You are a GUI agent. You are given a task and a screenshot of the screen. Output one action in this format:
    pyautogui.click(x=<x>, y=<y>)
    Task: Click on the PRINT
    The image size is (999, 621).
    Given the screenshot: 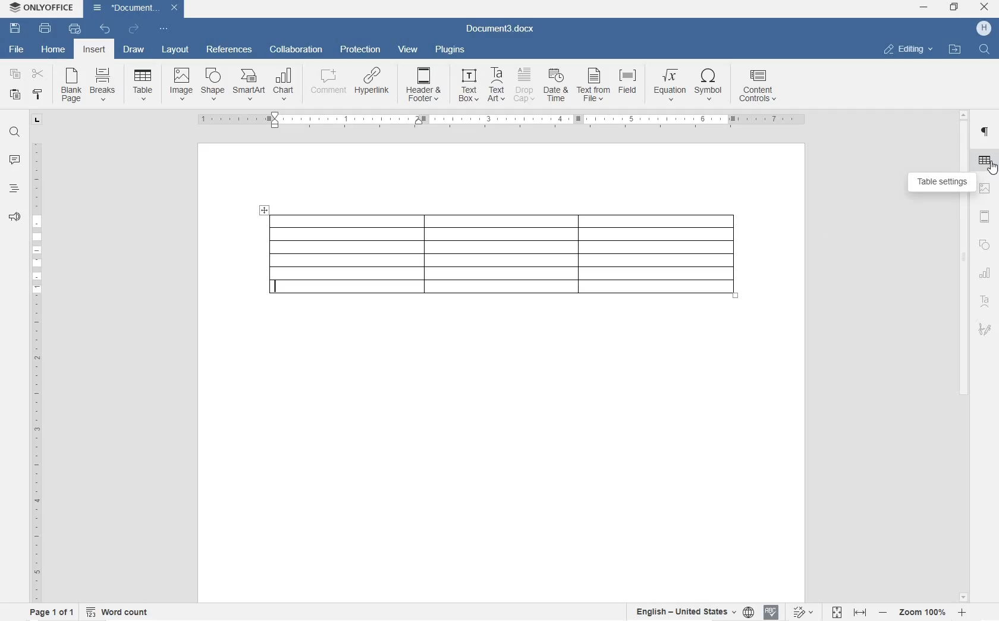 What is the action you would take?
    pyautogui.click(x=45, y=29)
    